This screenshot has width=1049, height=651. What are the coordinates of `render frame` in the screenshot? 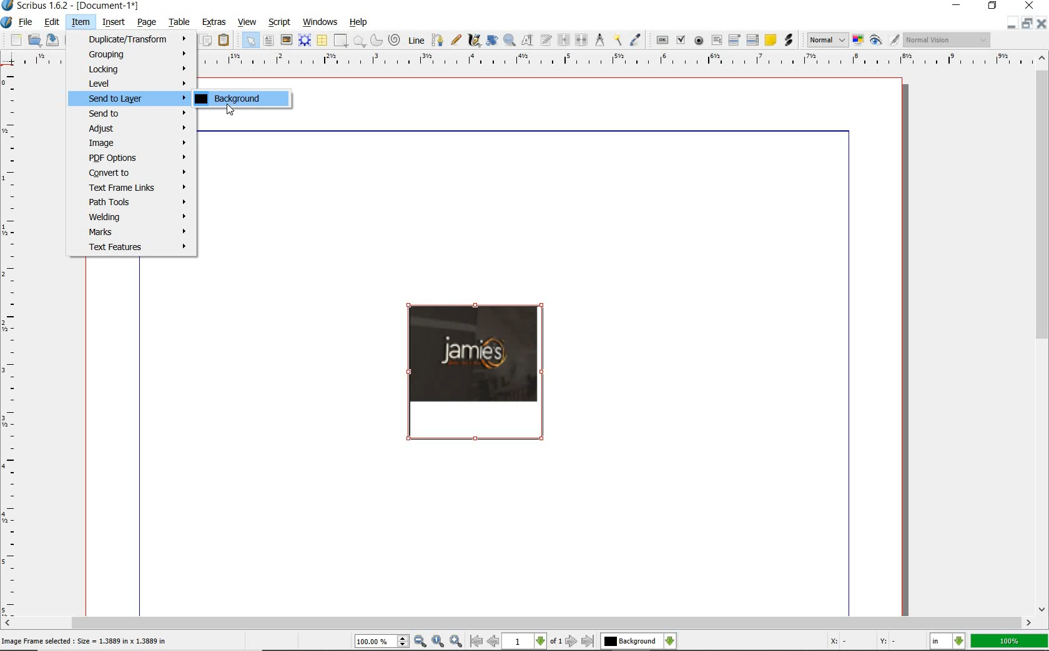 It's located at (305, 41).